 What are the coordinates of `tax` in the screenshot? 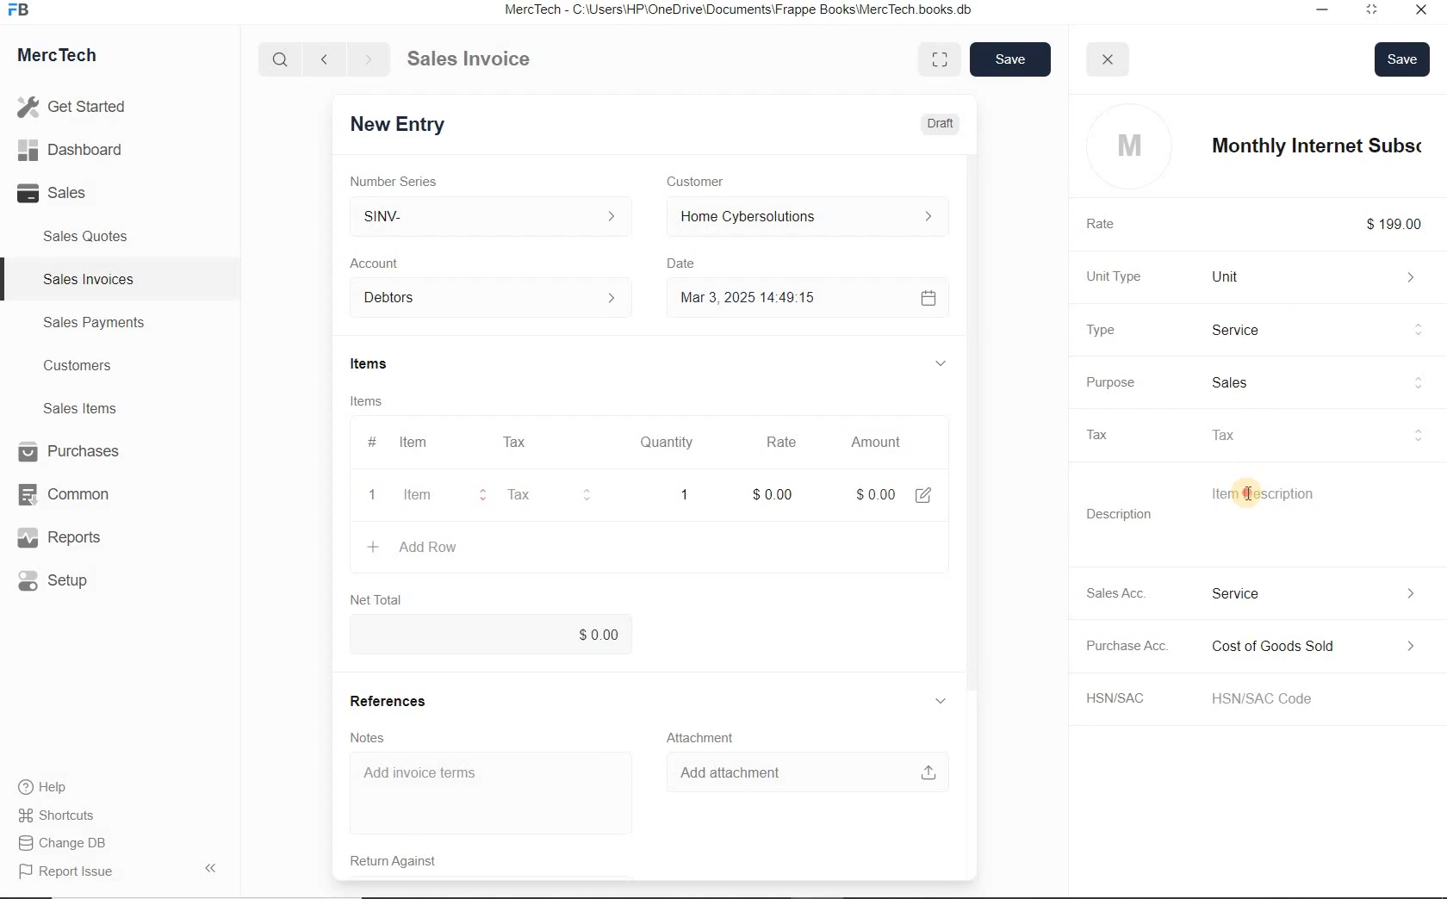 It's located at (1307, 435).